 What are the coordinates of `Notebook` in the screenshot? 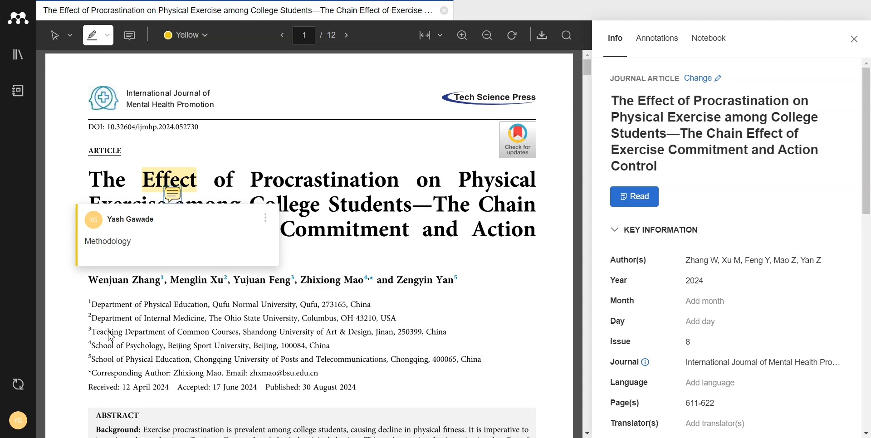 It's located at (18, 90).